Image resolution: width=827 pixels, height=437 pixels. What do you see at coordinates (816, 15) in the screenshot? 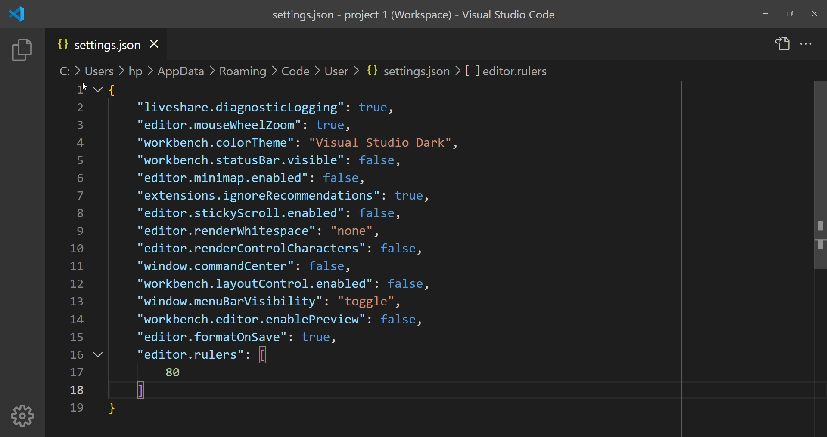
I see `close` at bounding box center [816, 15].